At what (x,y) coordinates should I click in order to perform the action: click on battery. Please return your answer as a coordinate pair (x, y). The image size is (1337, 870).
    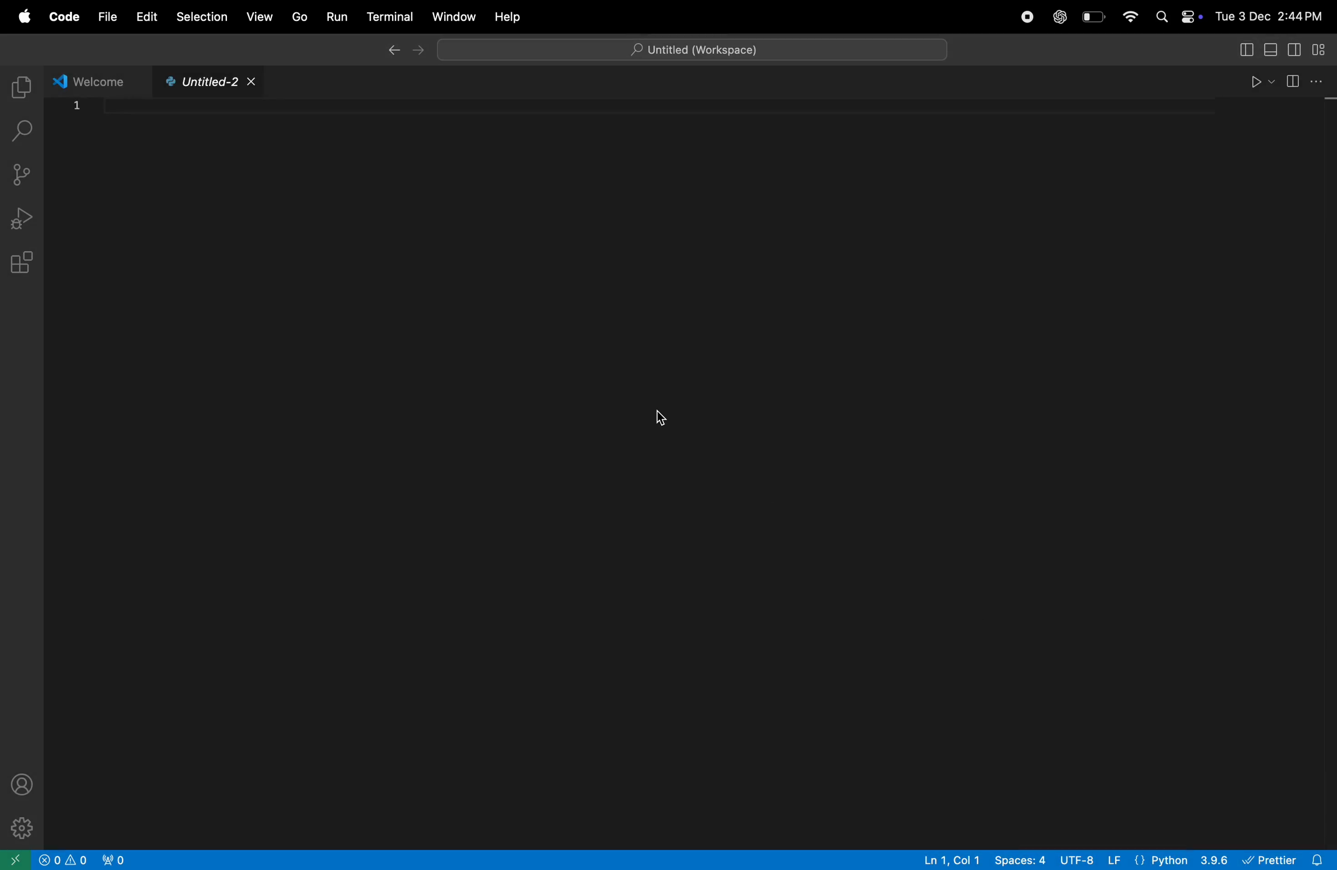
    Looking at the image, I should click on (1095, 16).